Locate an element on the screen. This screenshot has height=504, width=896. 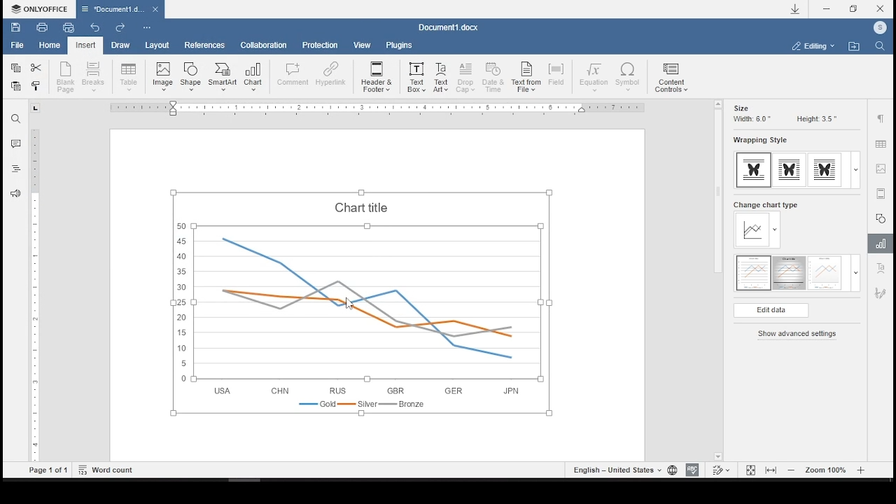
close window is located at coordinates (881, 8).